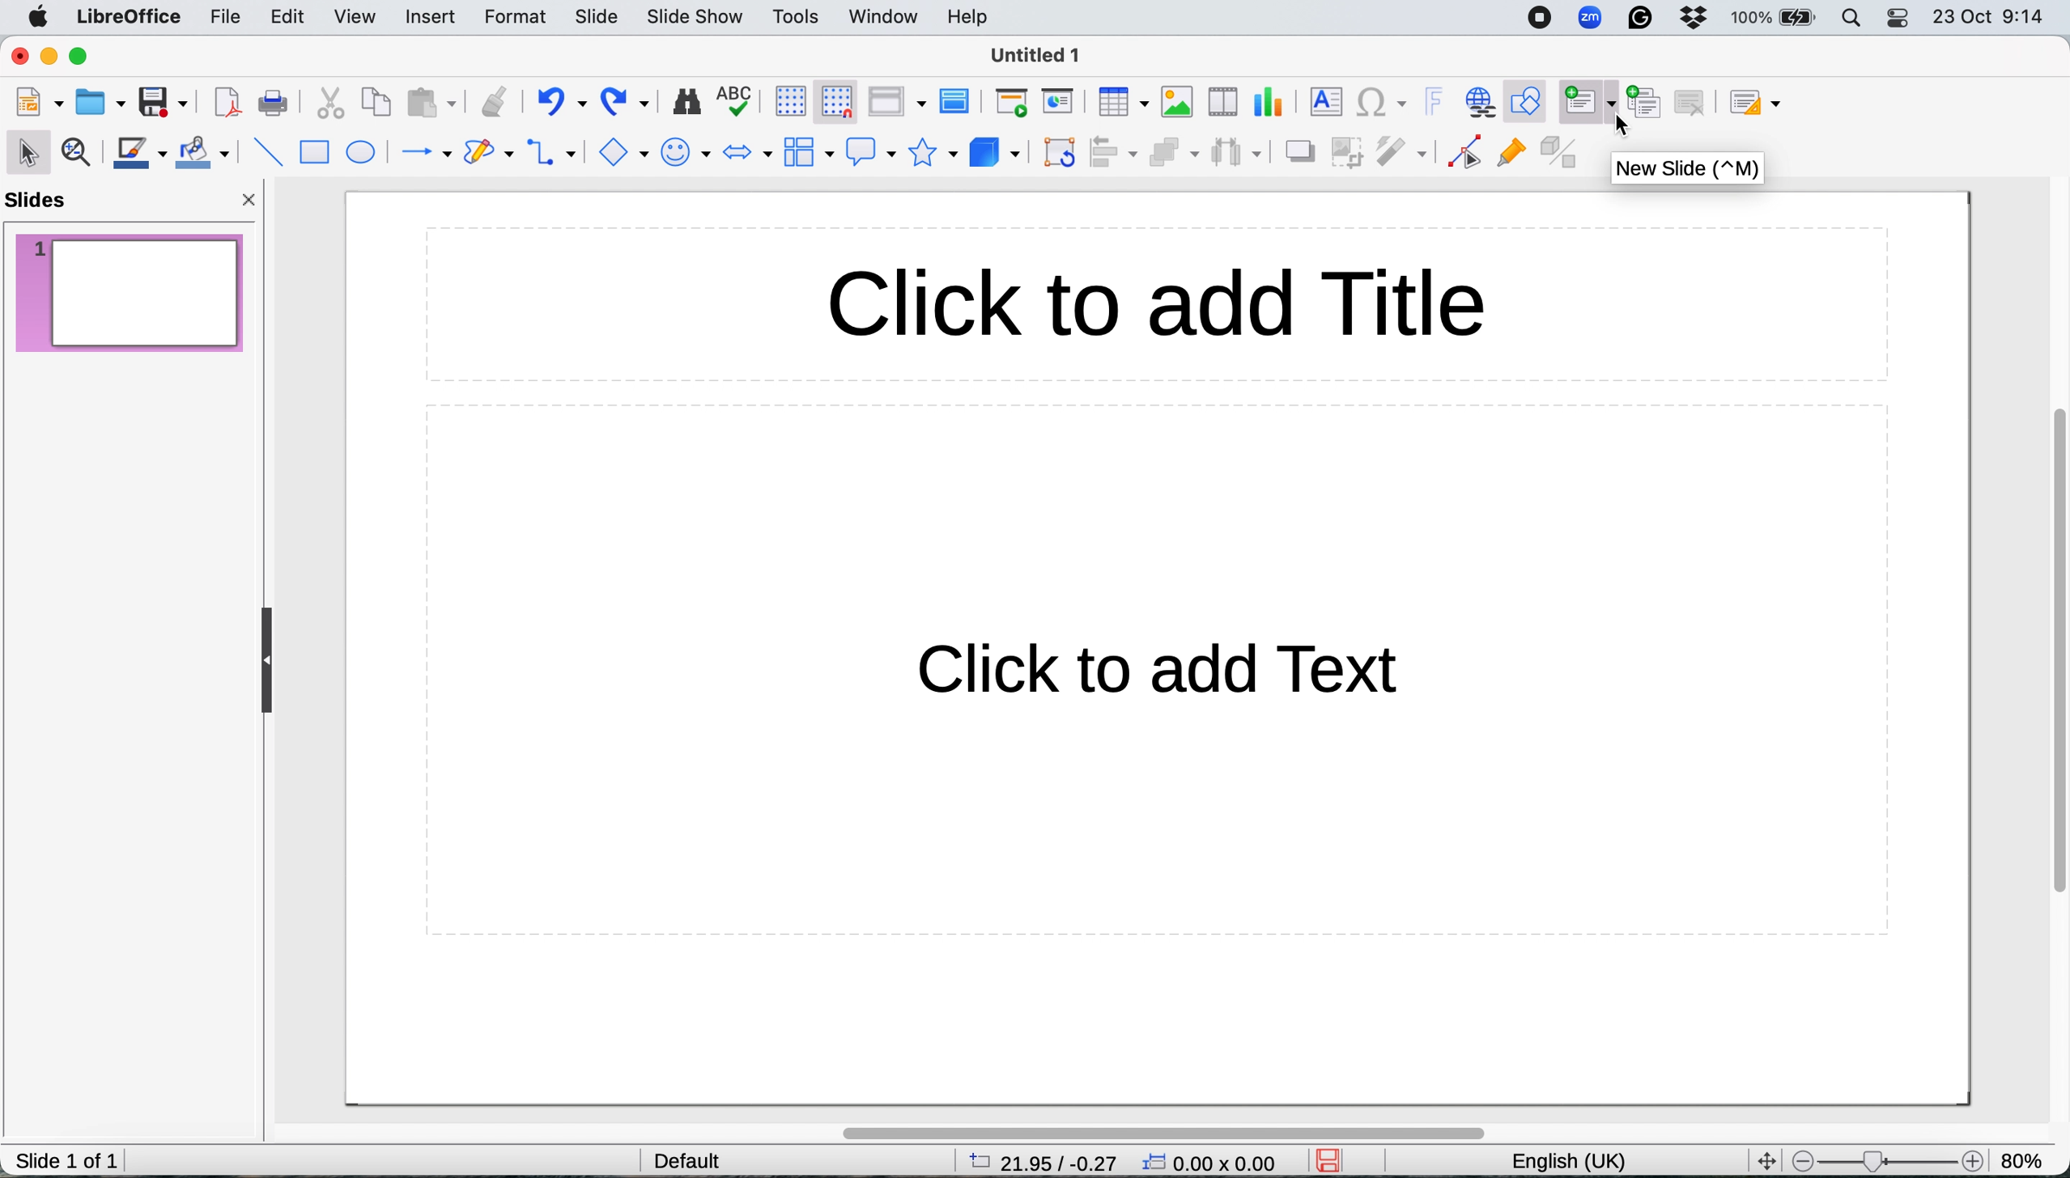  Describe the element at coordinates (1647, 102) in the screenshot. I see `duplicate slide` at that location.